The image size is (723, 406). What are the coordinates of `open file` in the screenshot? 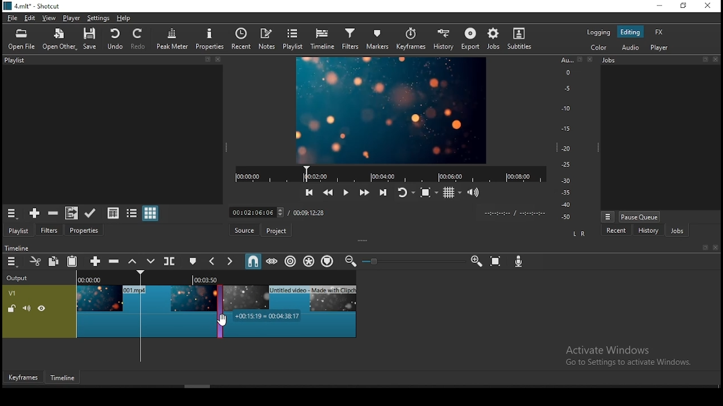 It's located at (21, 39).